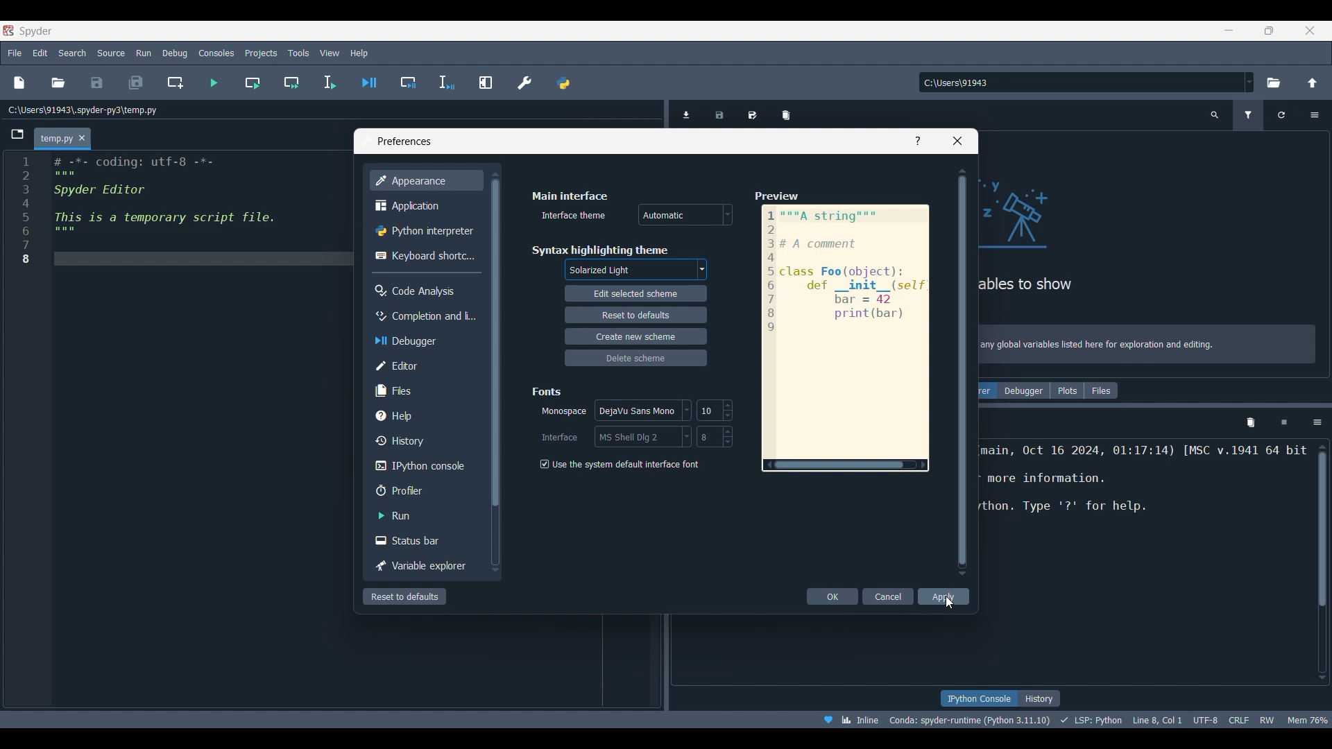 This screenshot has width=1332, height=749. Describe the element at coordinates (563, 80) in the screenshot. I see `PYTHONPATH manager` at that location.